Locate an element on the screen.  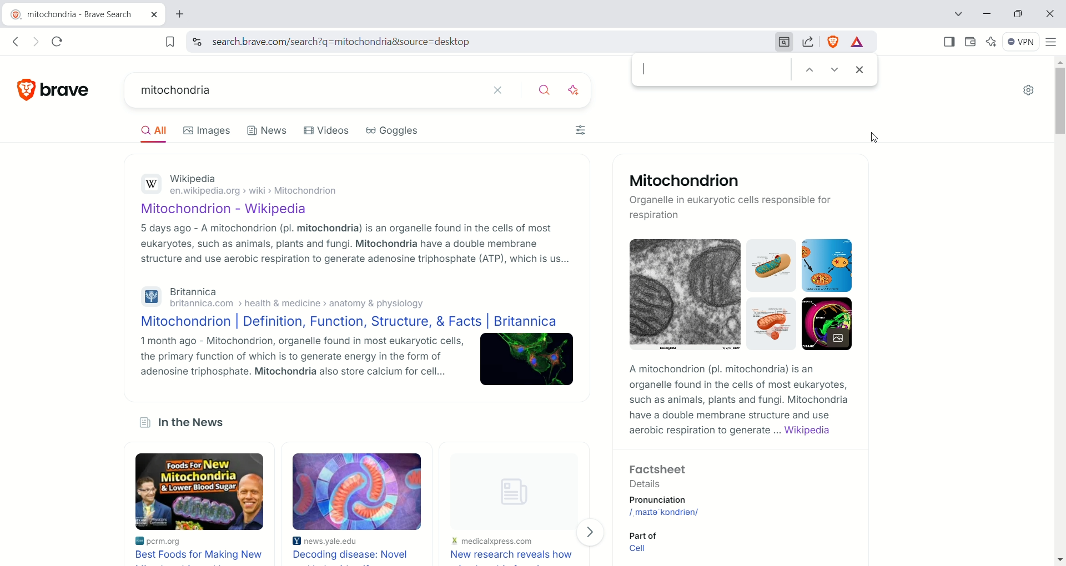
Decoding disease: Novel is located at coordinates (354, 555).